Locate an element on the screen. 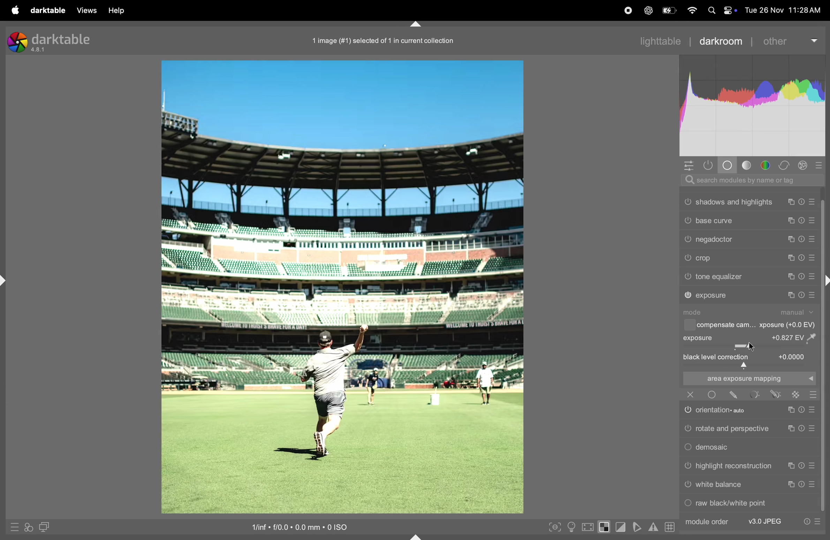 The image size is (830, 540). Switch on or off is located at coordinates (687, 466).